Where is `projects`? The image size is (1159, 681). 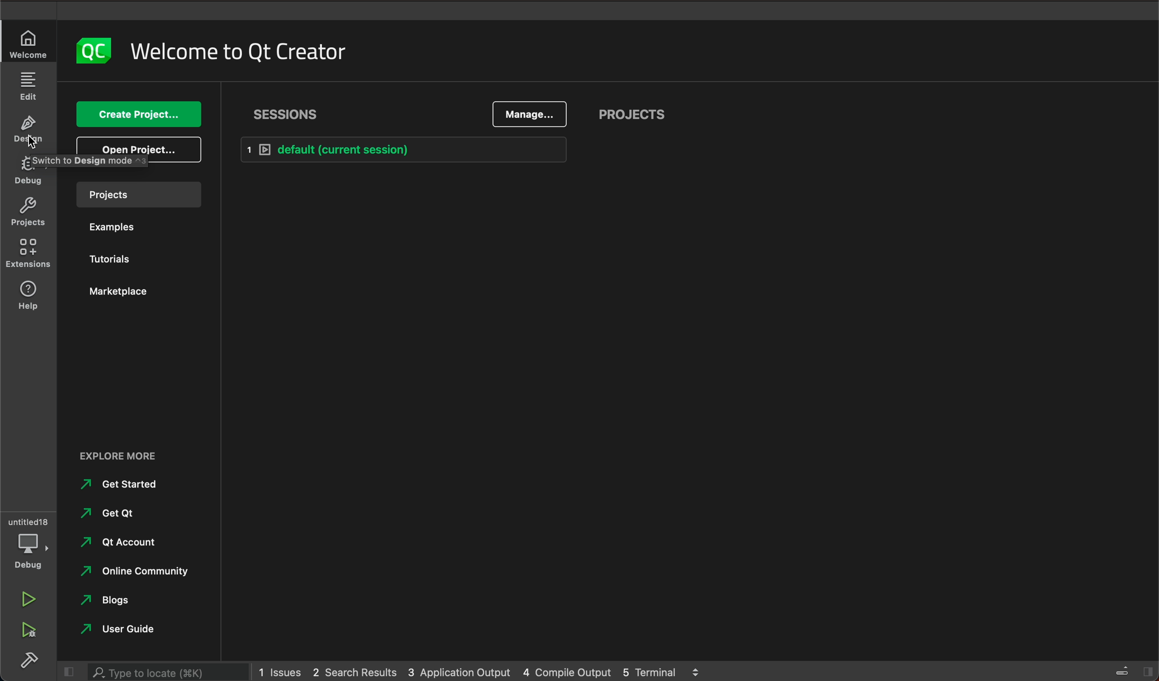
projects is located at coordinates (142, 195).